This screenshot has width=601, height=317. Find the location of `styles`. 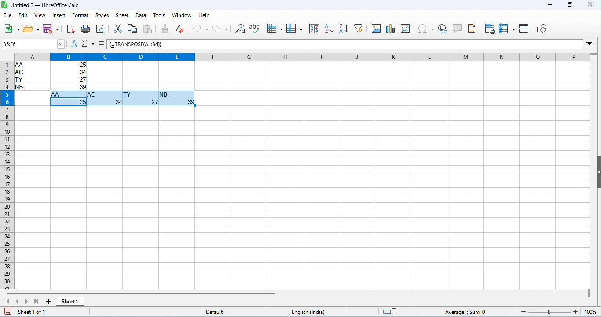

styles is located at coordinates (103, 16).